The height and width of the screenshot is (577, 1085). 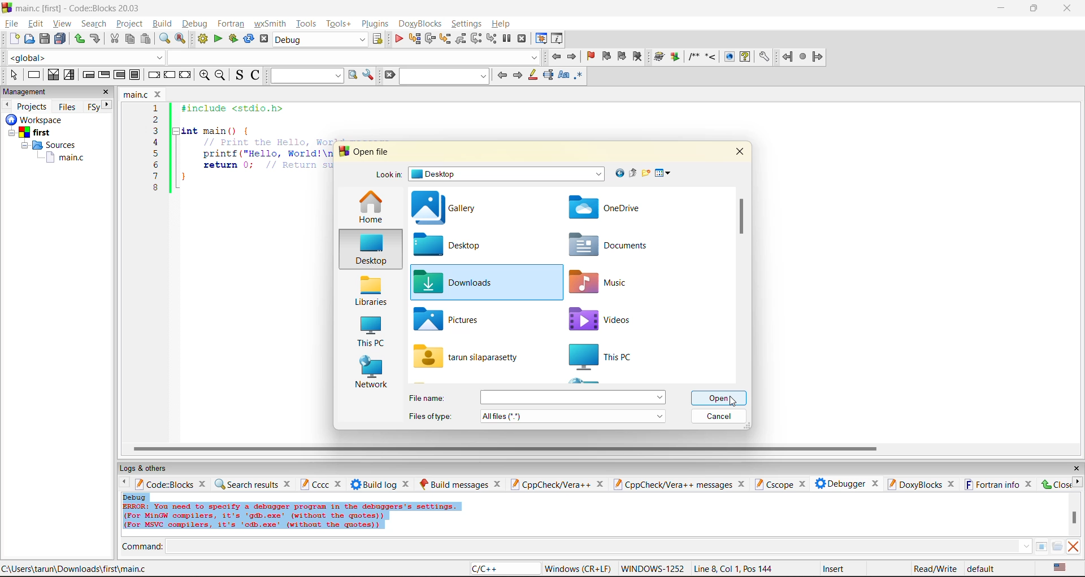 What do you see at coordinates (1030, 484) in the screenshot?
I see `close` at bounding box center [1030, 484].